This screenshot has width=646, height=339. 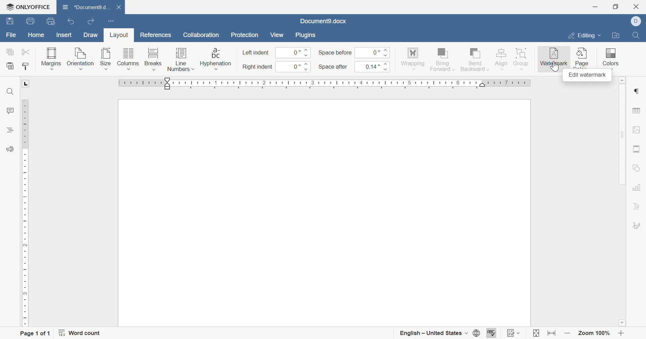 What do you see at coordinates (636, 111) in the screenshot?
I see `table settings` at bounding box center [636, 111].